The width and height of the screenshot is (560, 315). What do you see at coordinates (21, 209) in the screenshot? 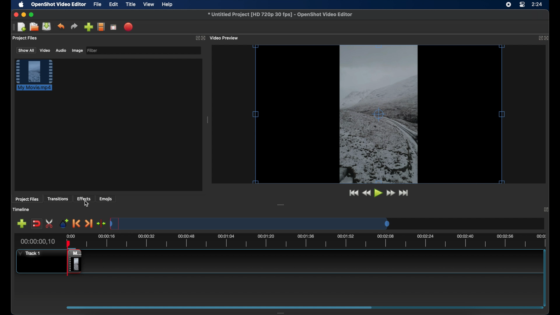
I see `timeline` at bounding box center [21, 209].